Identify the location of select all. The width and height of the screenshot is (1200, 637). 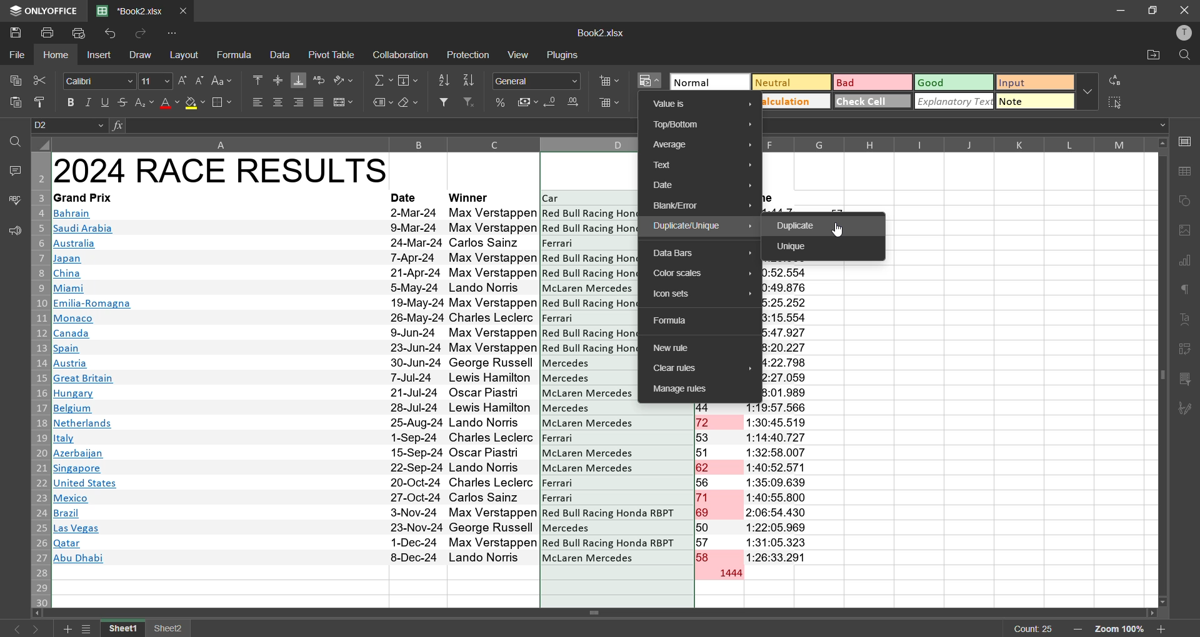
(1116, 102).